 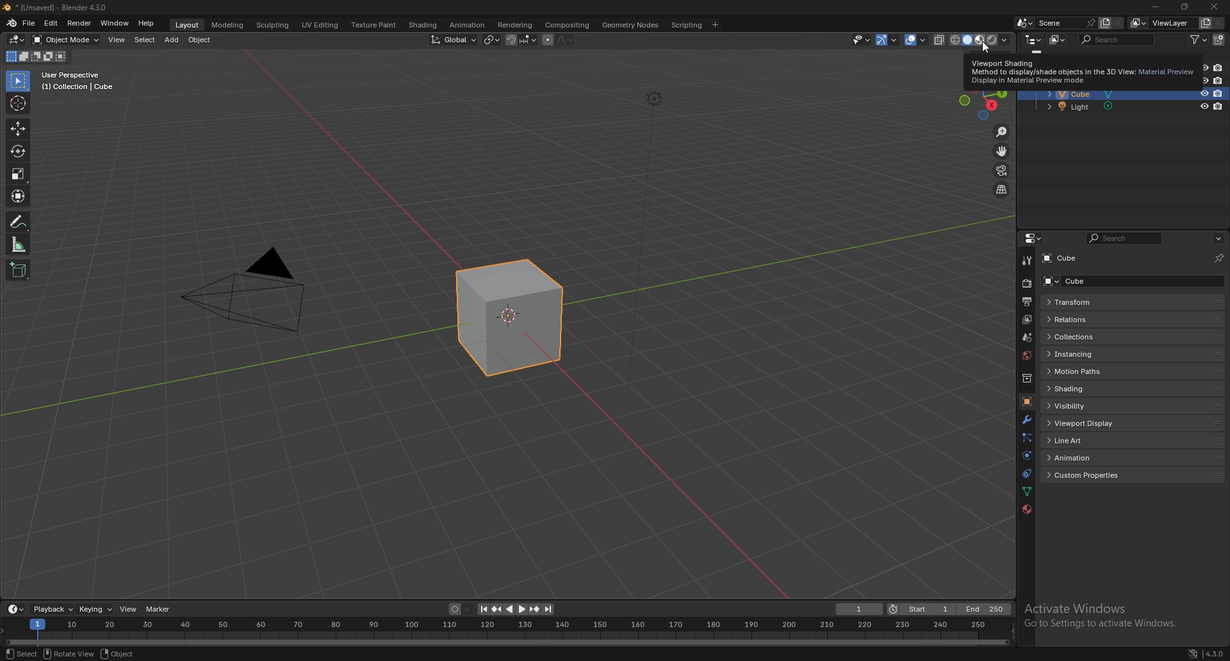 I want to click on view layer, so click(x=1162, y=22).